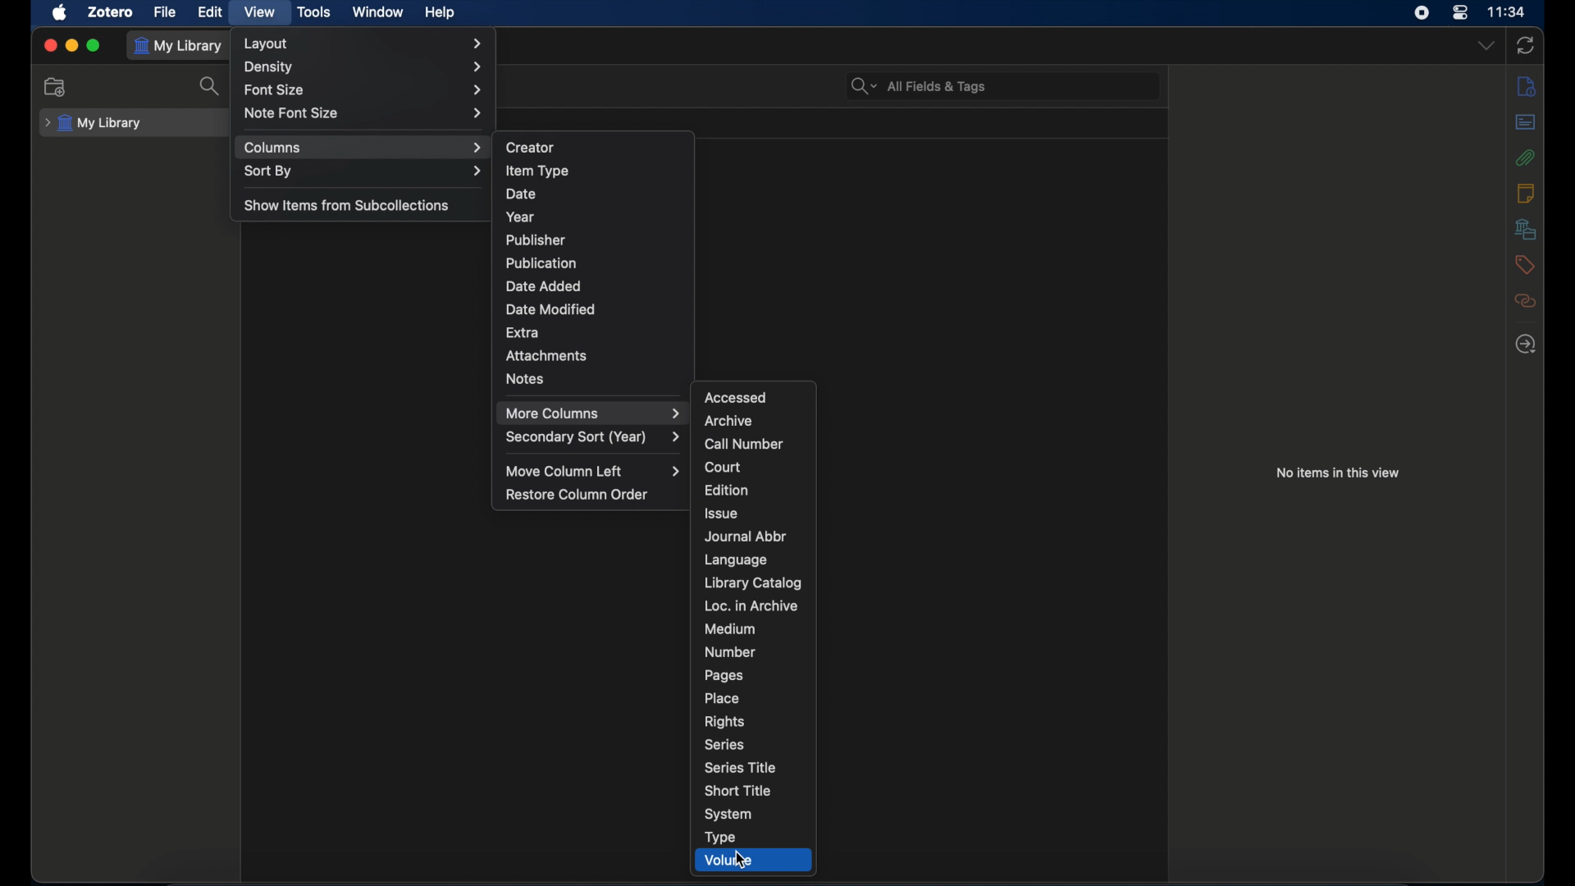 The width and height of the screenshot is (1575, 886). Describe the element at coordinates (728, 628) in the screenshot. I see `medium` at that location.